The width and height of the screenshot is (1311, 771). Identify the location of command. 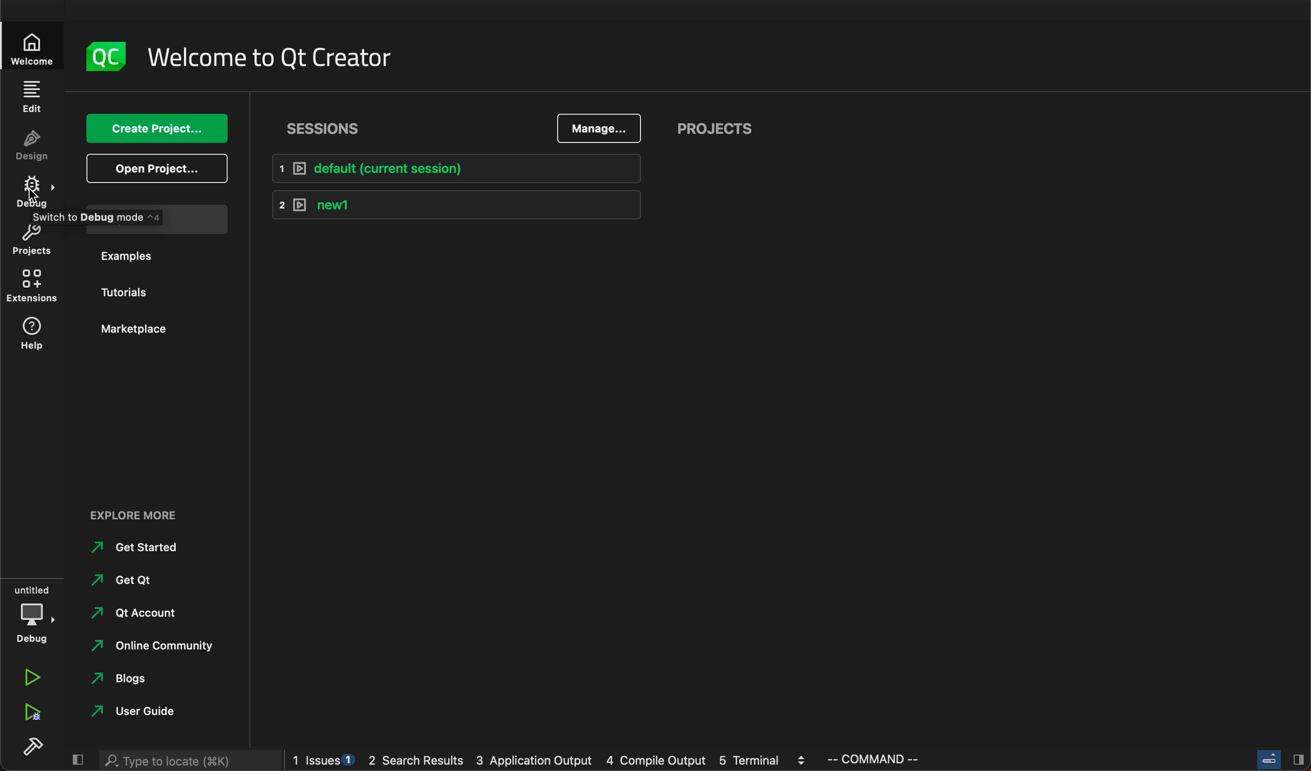
(911, 760).